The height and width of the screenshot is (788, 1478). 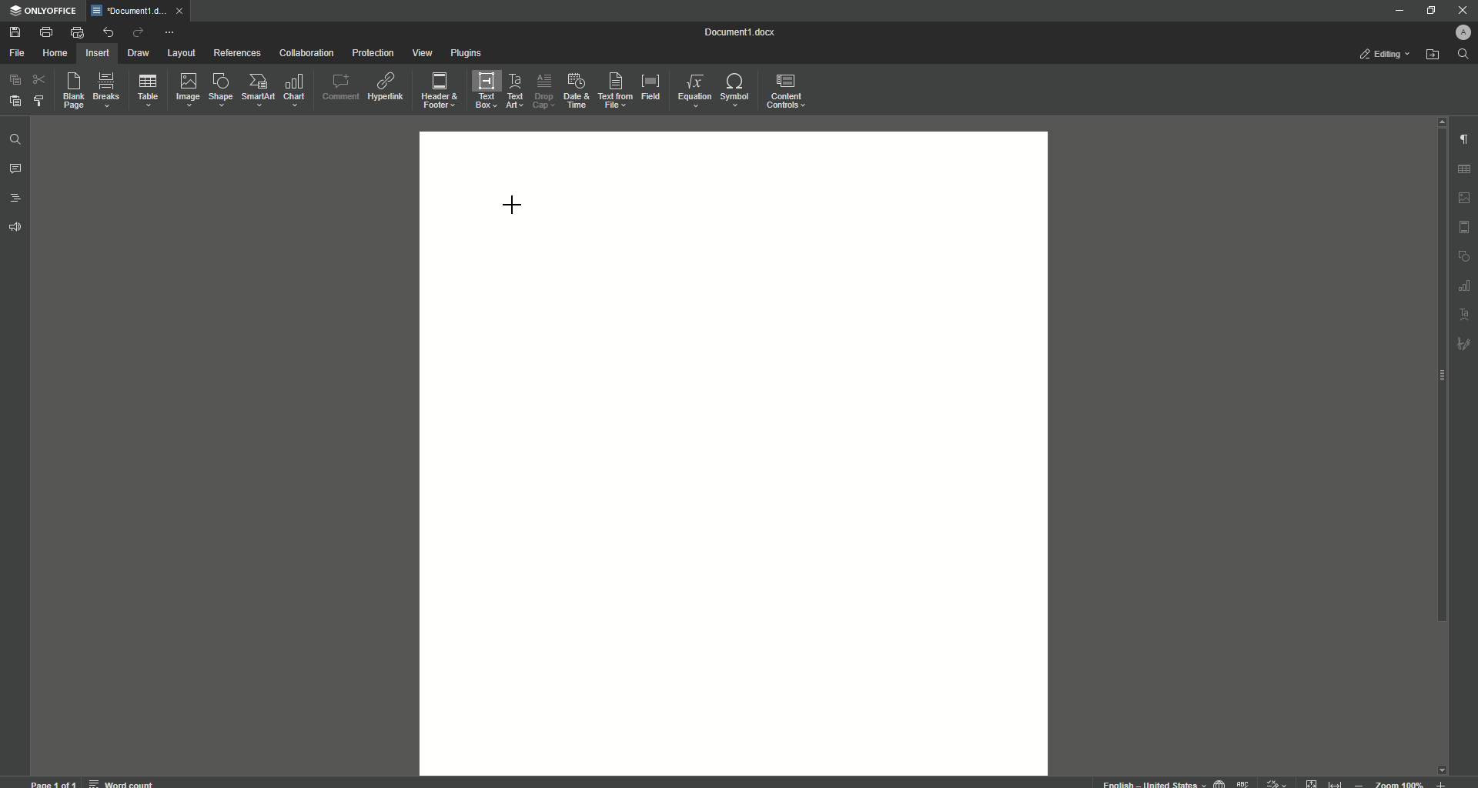 I want to click on Search, so click(x=1463, y=55).